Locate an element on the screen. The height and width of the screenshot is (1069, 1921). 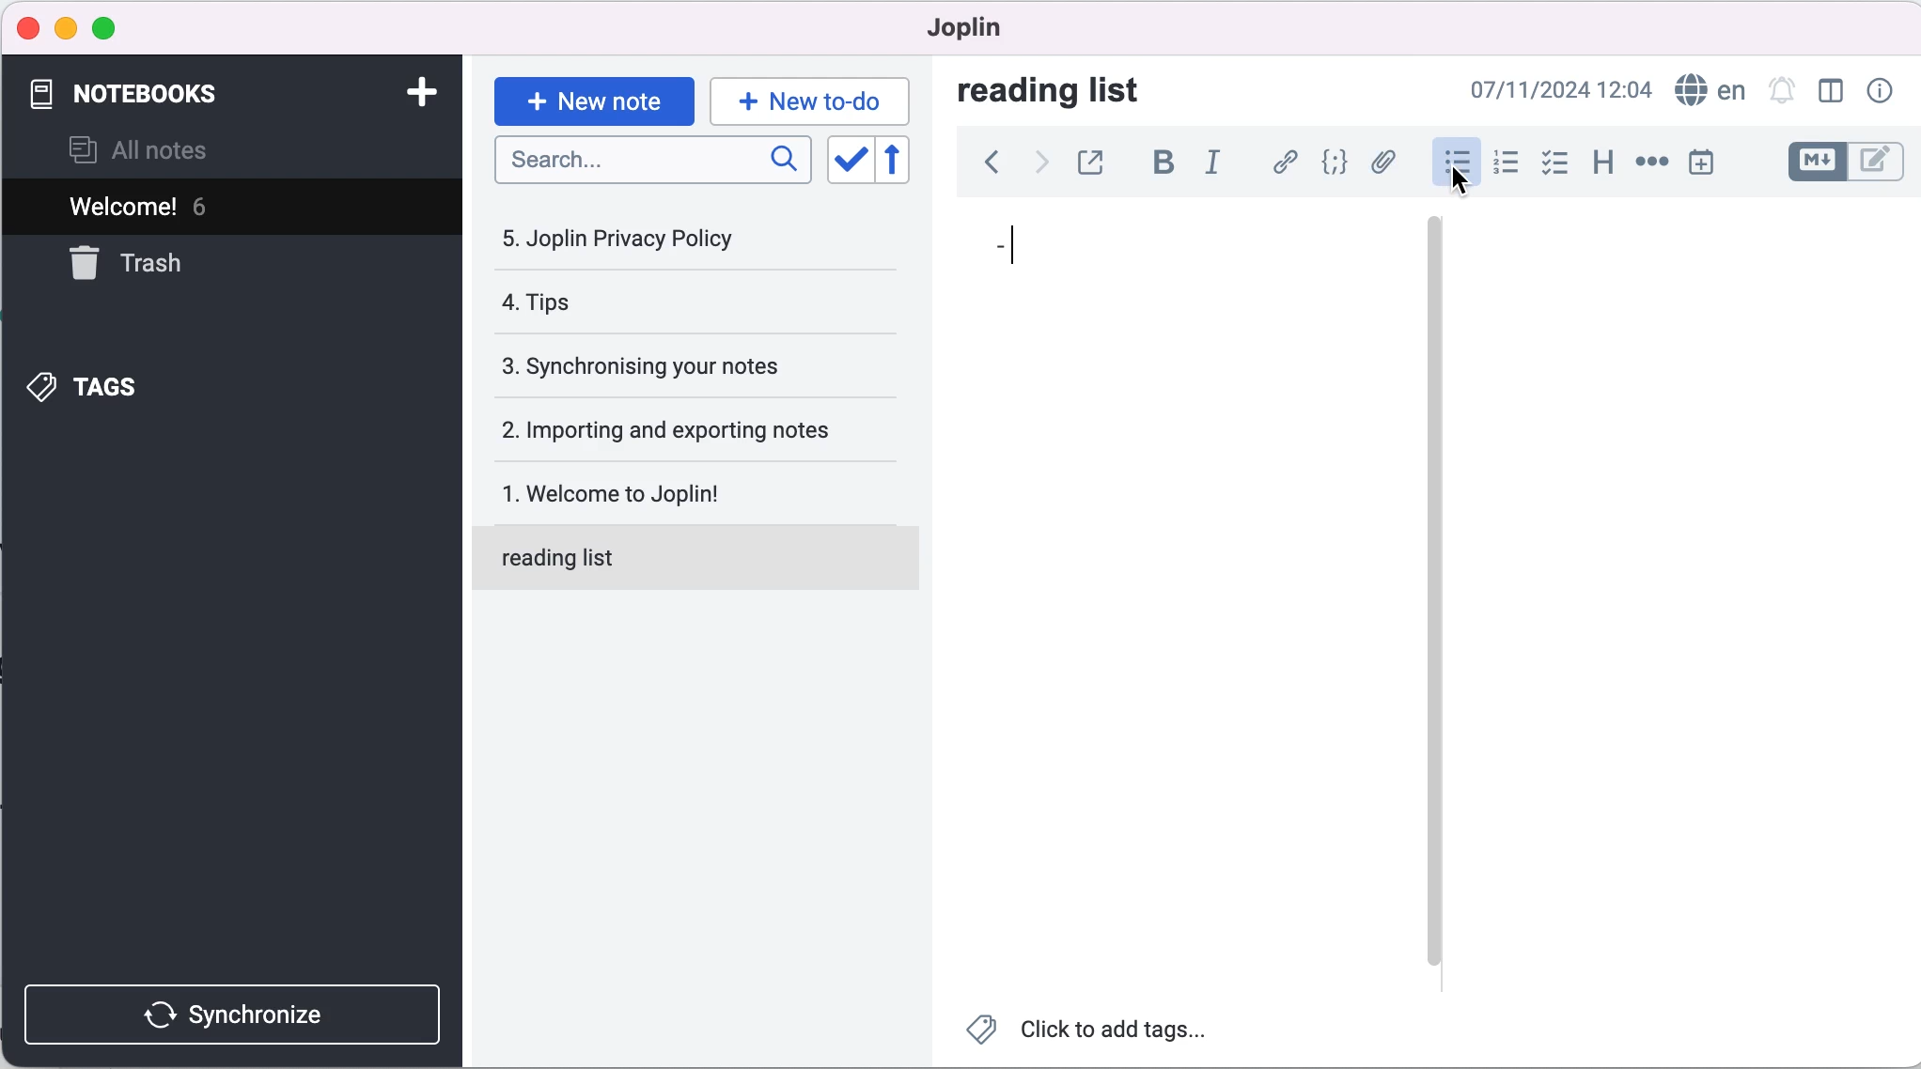
tags is located at coordinates (187, 387).